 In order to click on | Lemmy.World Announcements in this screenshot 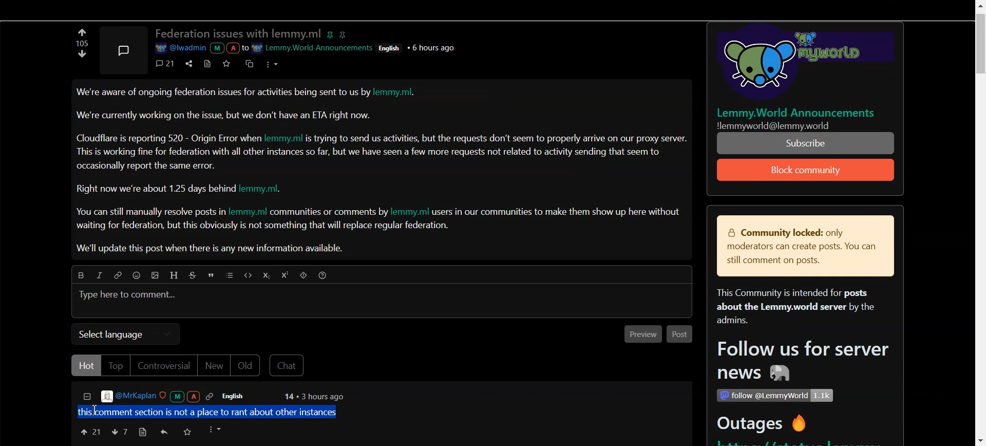, I will do `click(801, 113)`.